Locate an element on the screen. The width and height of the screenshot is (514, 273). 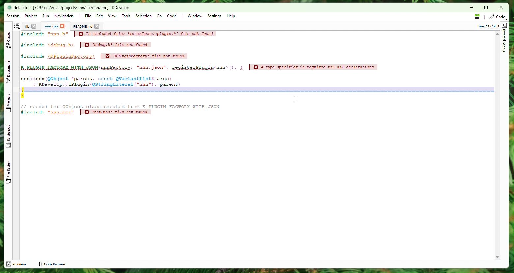
Scratchpad is located at coordinates (9, 136).